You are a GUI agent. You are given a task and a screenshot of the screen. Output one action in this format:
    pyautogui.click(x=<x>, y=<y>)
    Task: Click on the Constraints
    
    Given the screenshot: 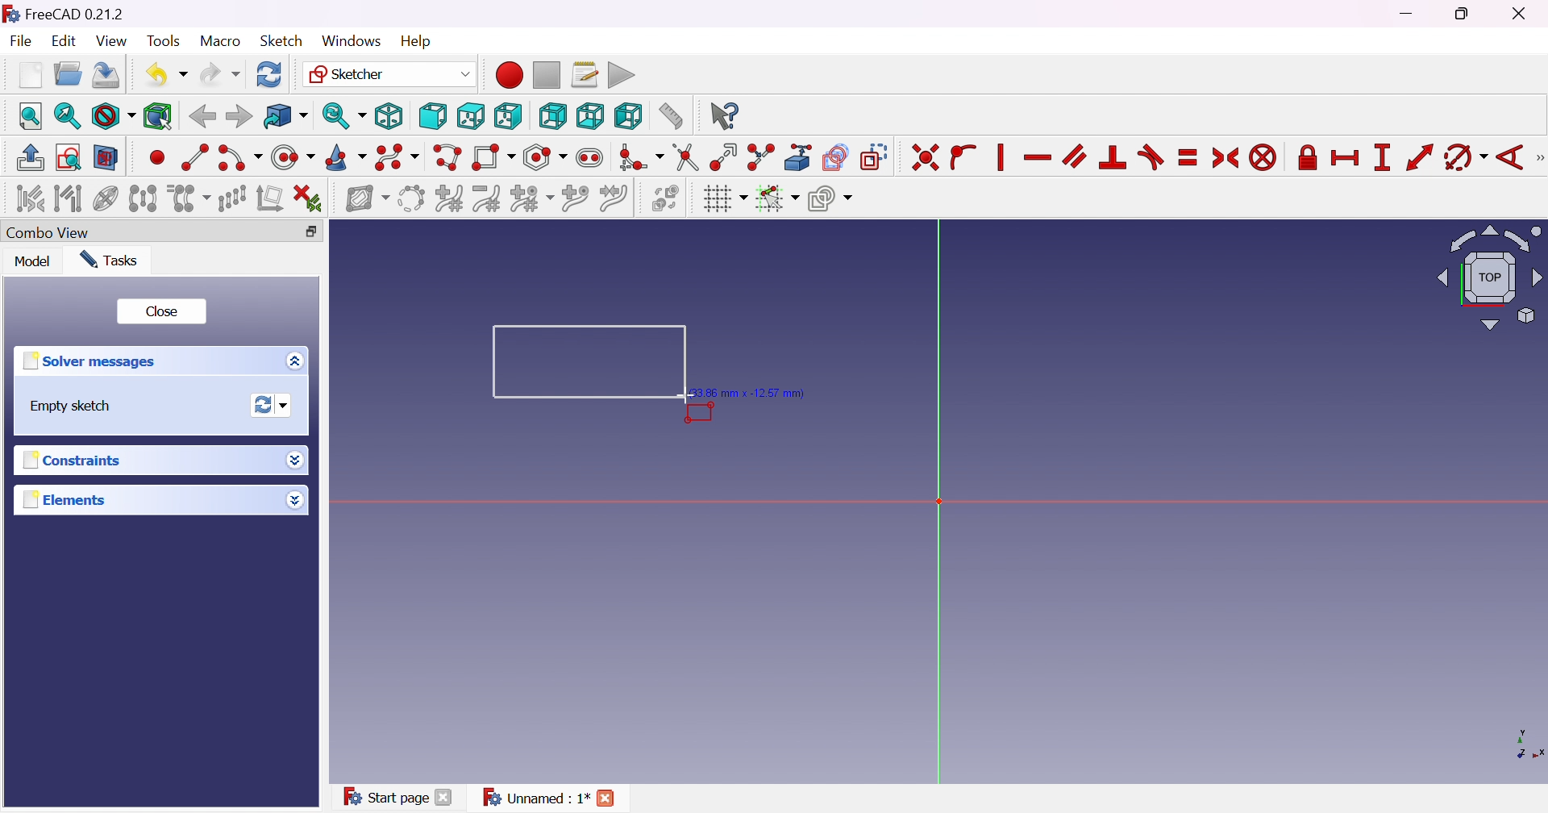 What is the action you would take?
    pyautogui.click(x=81, y=459)
    